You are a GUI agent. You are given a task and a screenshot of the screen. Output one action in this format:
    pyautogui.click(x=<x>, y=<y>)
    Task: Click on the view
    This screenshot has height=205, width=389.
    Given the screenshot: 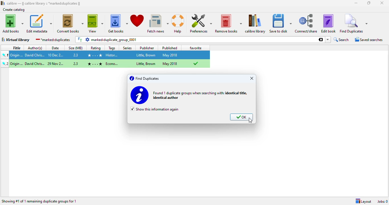 What is the action you would take?
    pyautogui.click(x=95, y=23)
    